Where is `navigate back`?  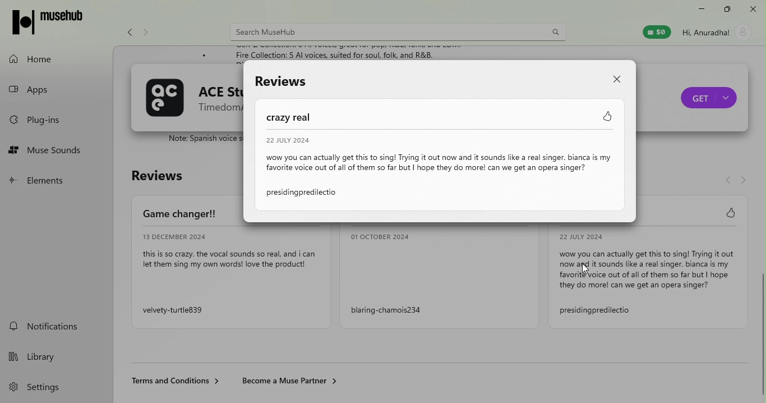
navigate back is located at coordinates (726, 181).